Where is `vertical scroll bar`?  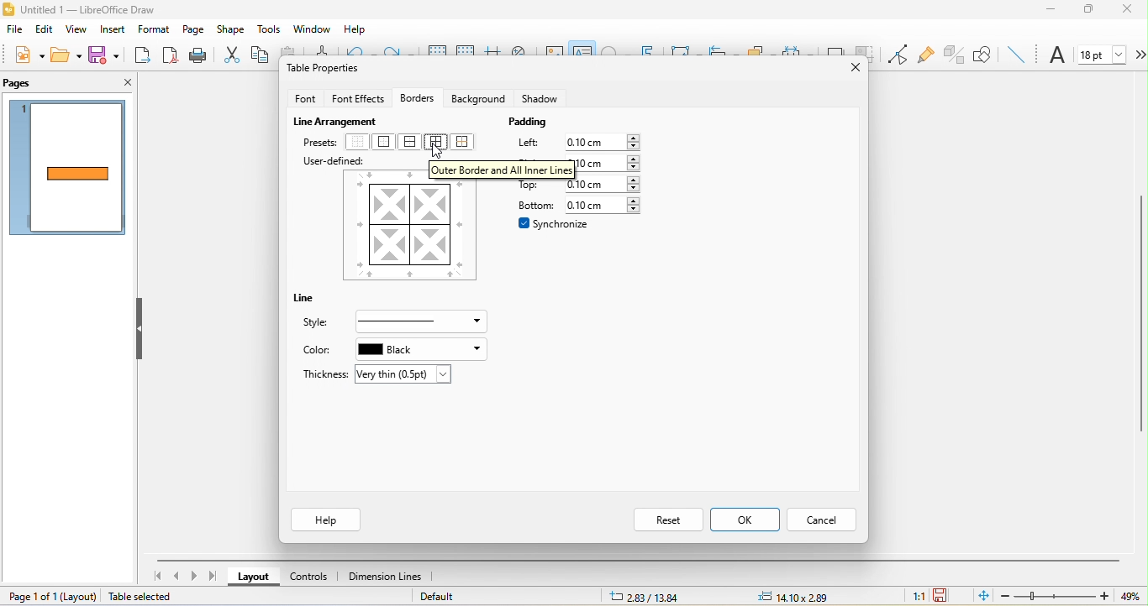
vertical scroll bar is located at coordinates (1140, 313).